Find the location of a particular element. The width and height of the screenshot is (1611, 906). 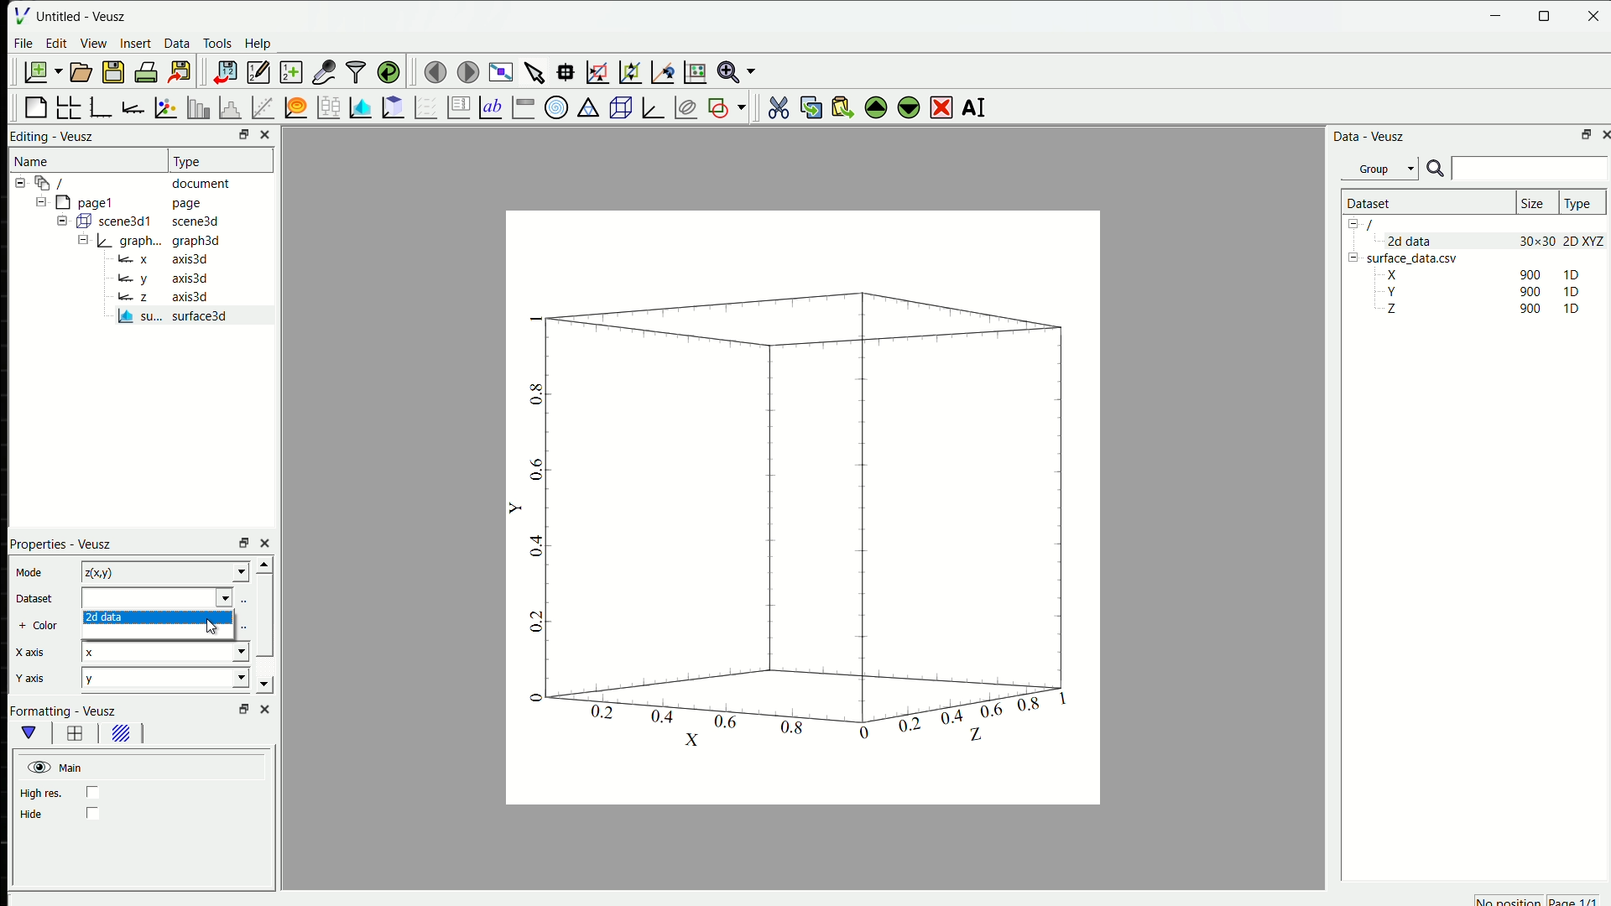

scroll down is located at coordinates (265, 685).